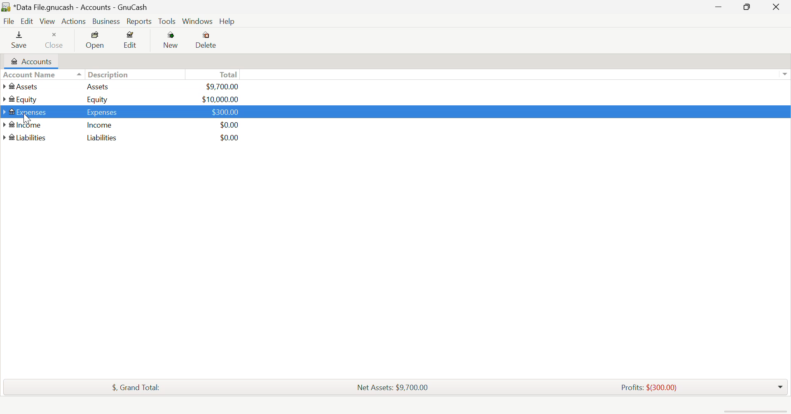 This screenshot has width=791, height=414. Describe the element at coordinates (48, 21) in the screenshot. I see `View` at that location.